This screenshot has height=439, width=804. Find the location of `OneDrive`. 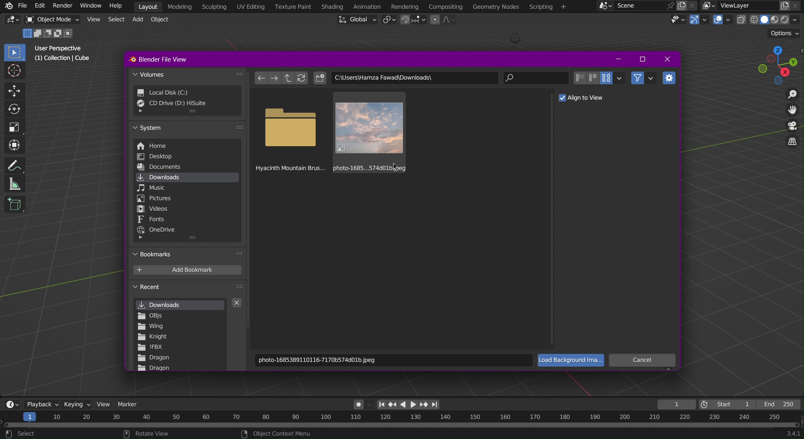

OneDrive is located at coordinates (158, 230).